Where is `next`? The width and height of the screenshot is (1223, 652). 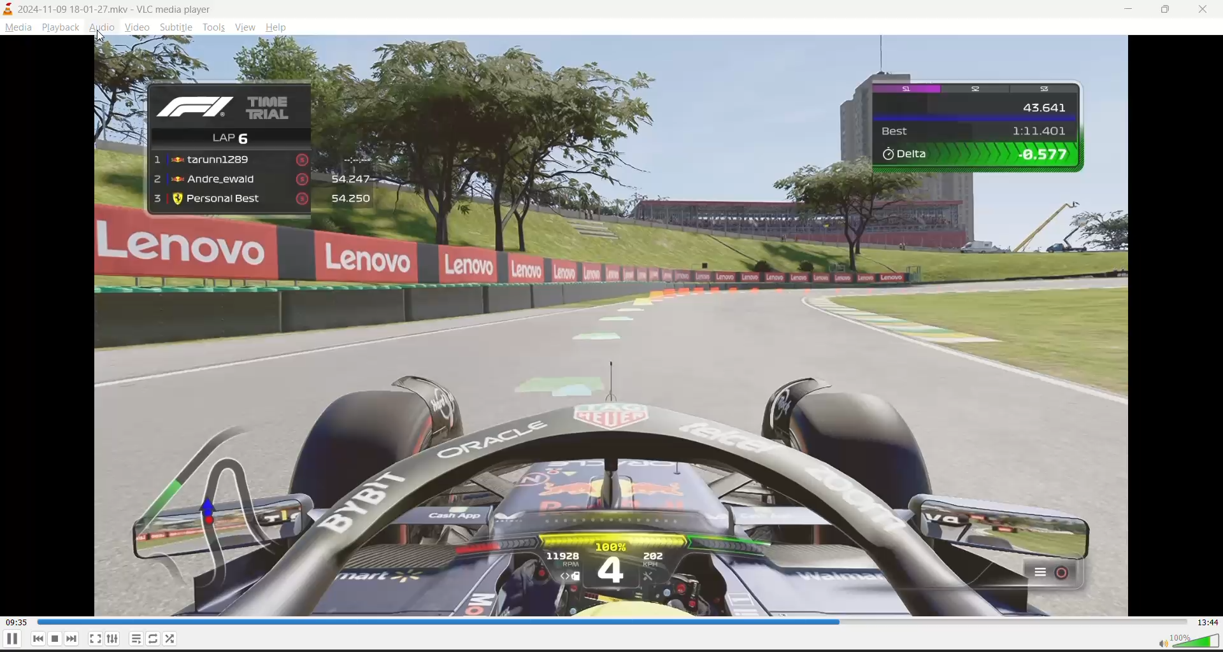
next is located at coordinates (71, 639).